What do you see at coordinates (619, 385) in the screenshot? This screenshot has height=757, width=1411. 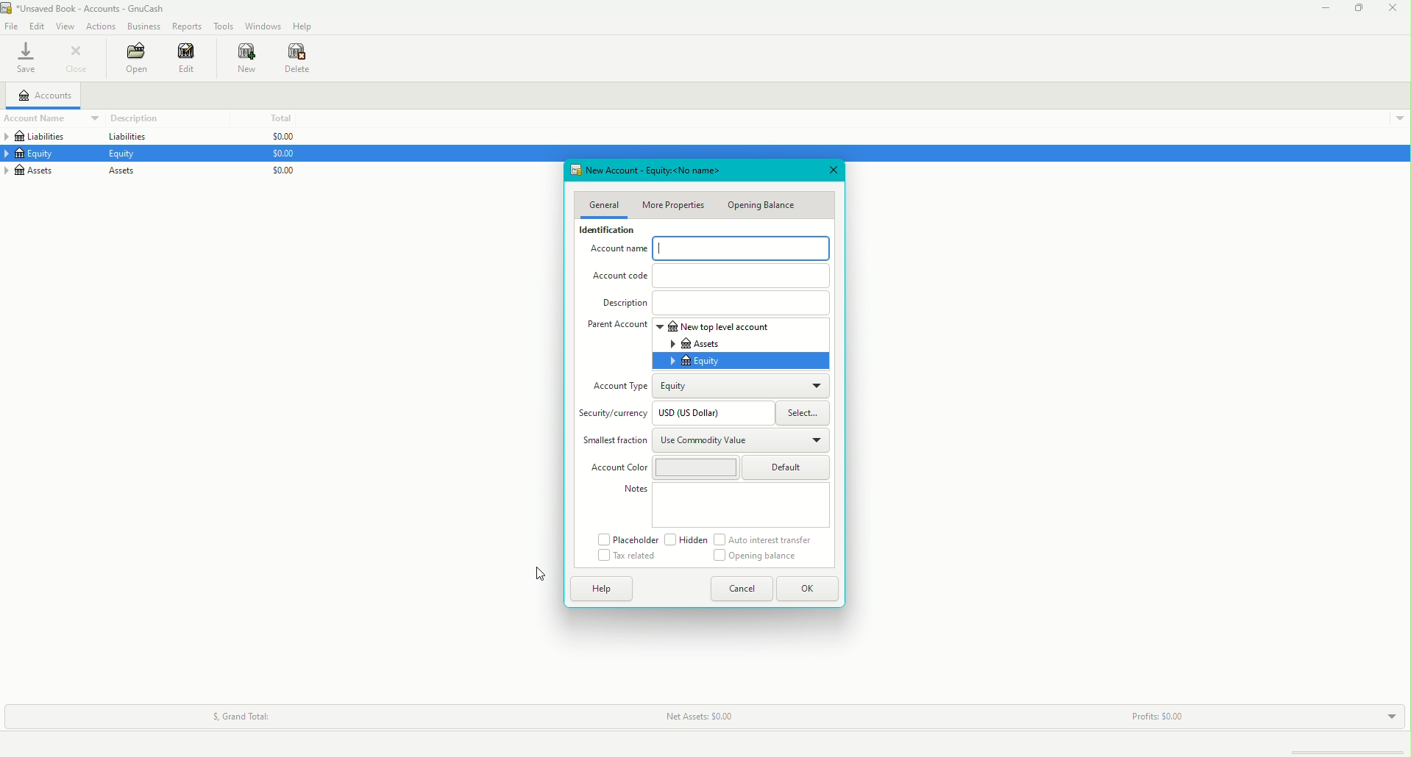 I see `Account Type` at bounding box center [619, 385].